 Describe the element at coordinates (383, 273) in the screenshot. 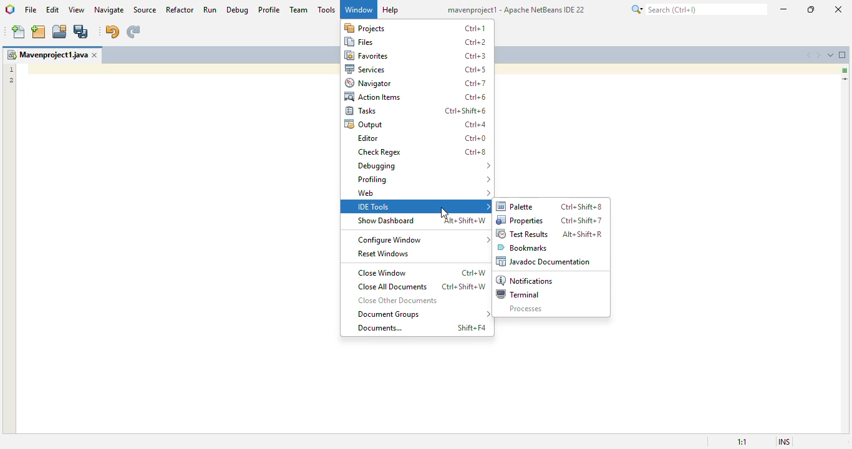

I see `close window` at that location.